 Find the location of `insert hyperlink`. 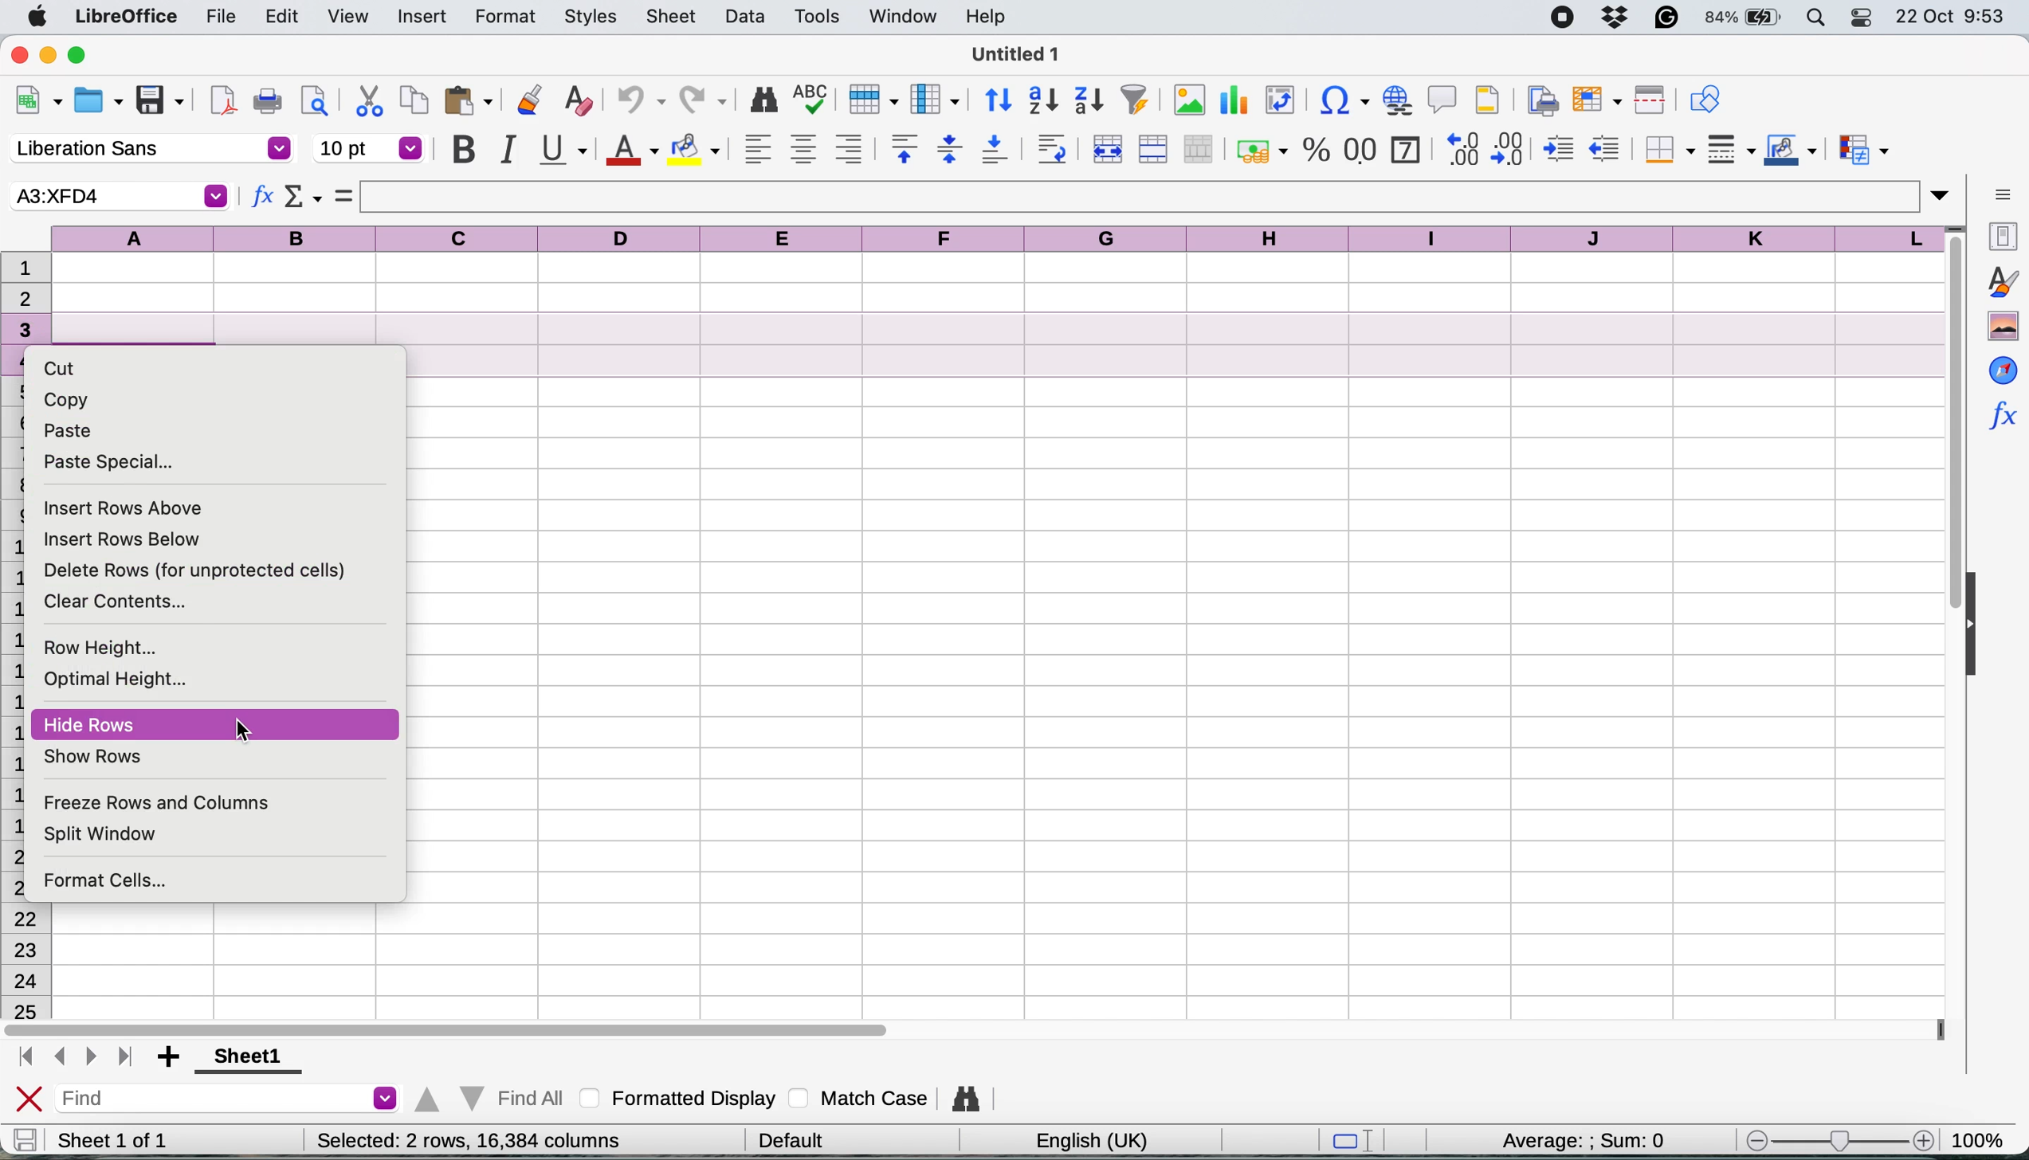

insert hyperlink is located at coordinates (1395, 99).